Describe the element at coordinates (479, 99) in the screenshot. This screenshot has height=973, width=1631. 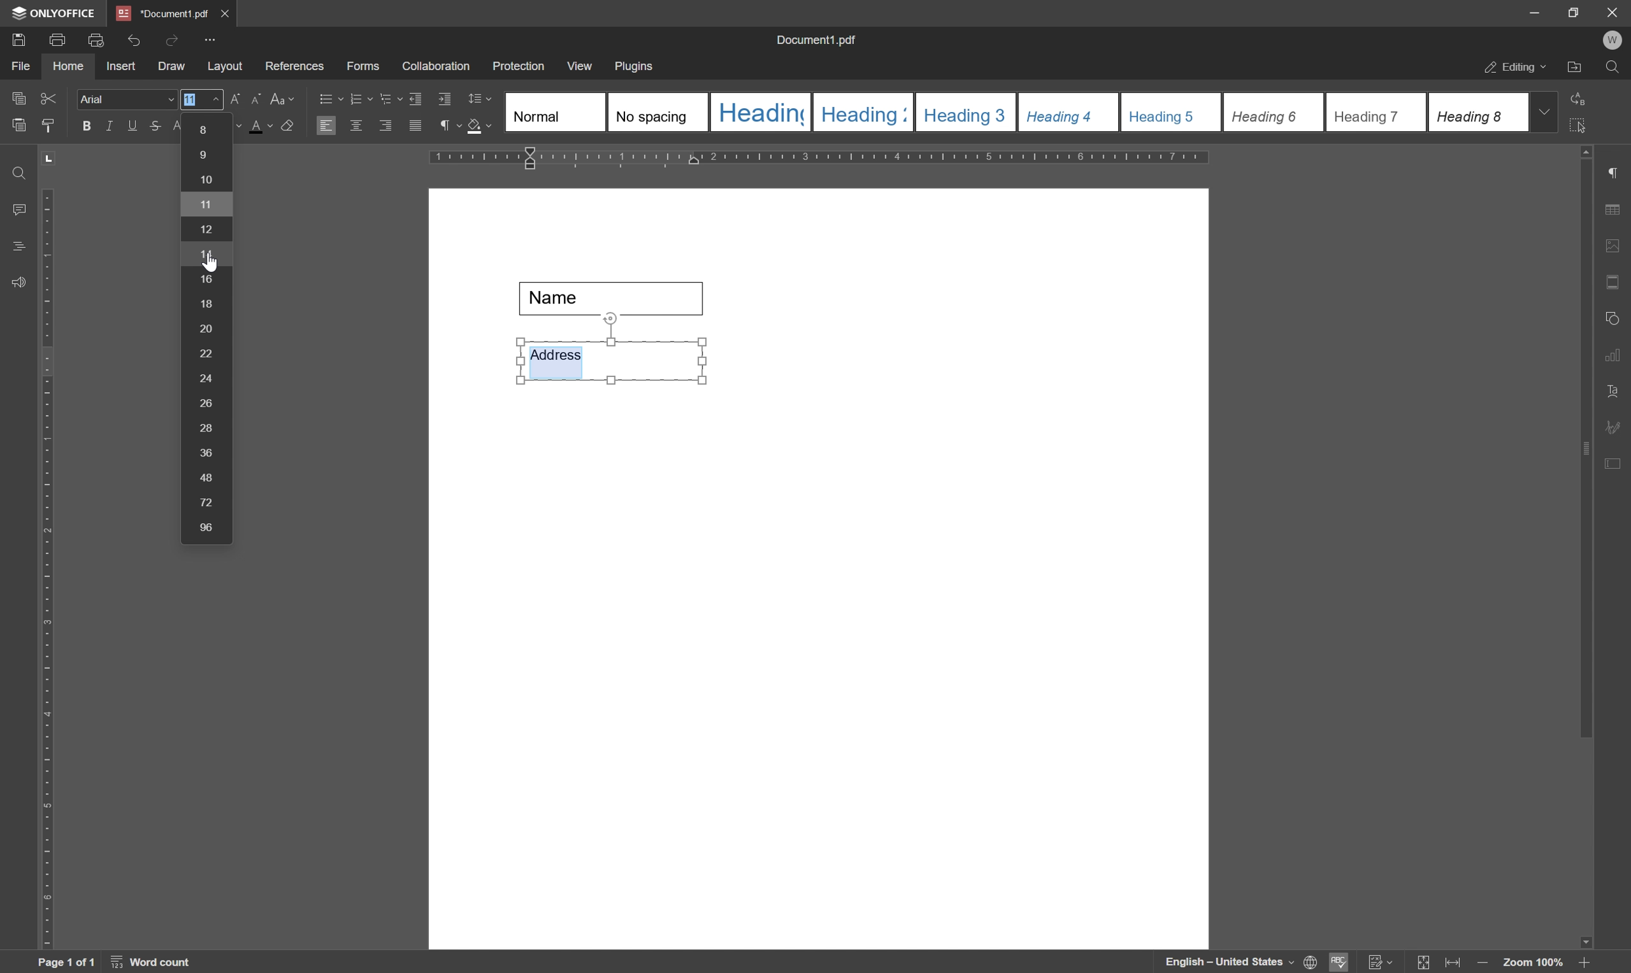
I see `line spacing` at that location.